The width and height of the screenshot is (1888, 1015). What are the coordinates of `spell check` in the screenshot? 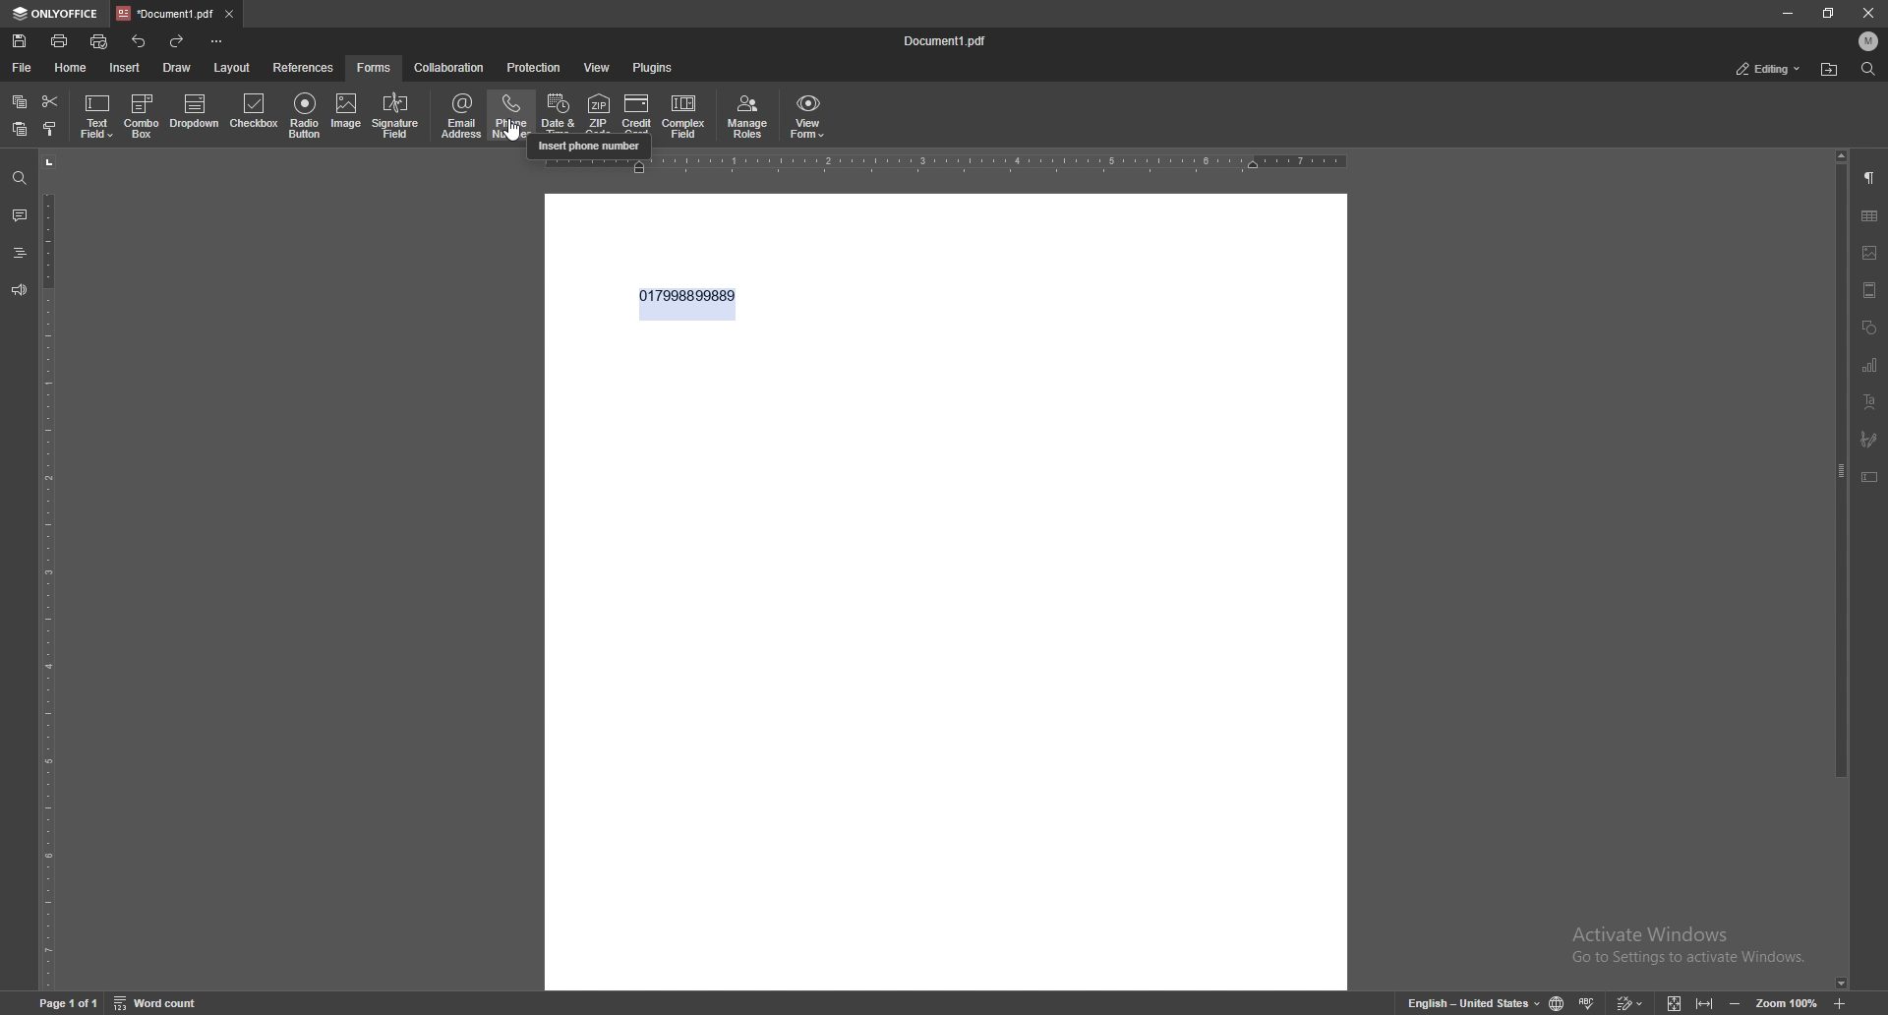 It's located at (1590, 1002).